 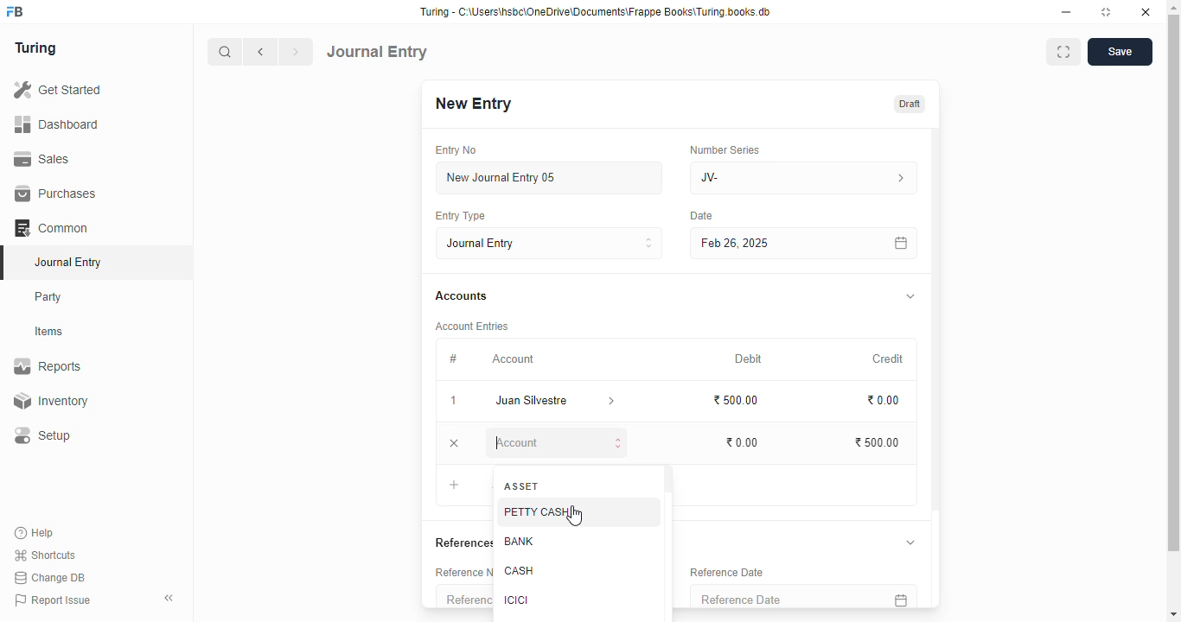 I want to click on remove, so click(x=454, y=443).